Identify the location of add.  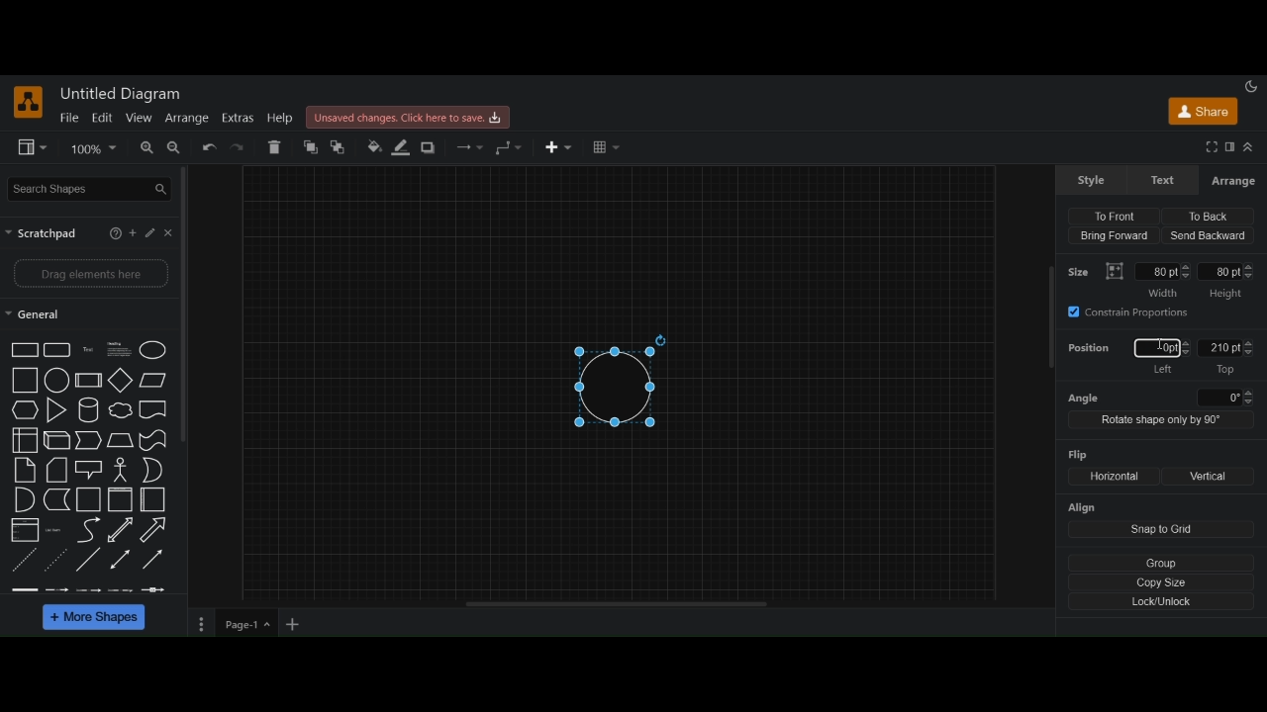
(135, 233).